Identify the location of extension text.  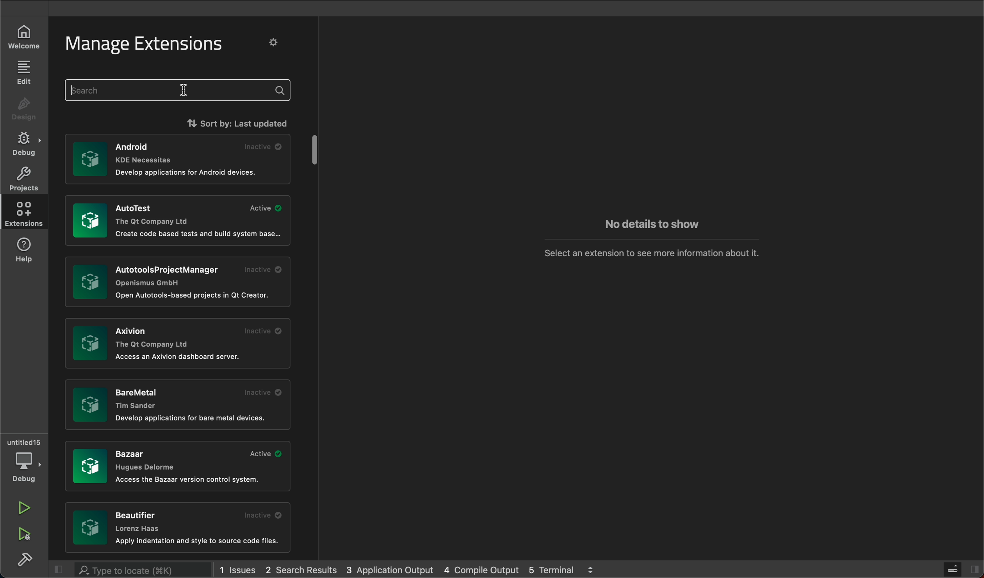
(195, 296).